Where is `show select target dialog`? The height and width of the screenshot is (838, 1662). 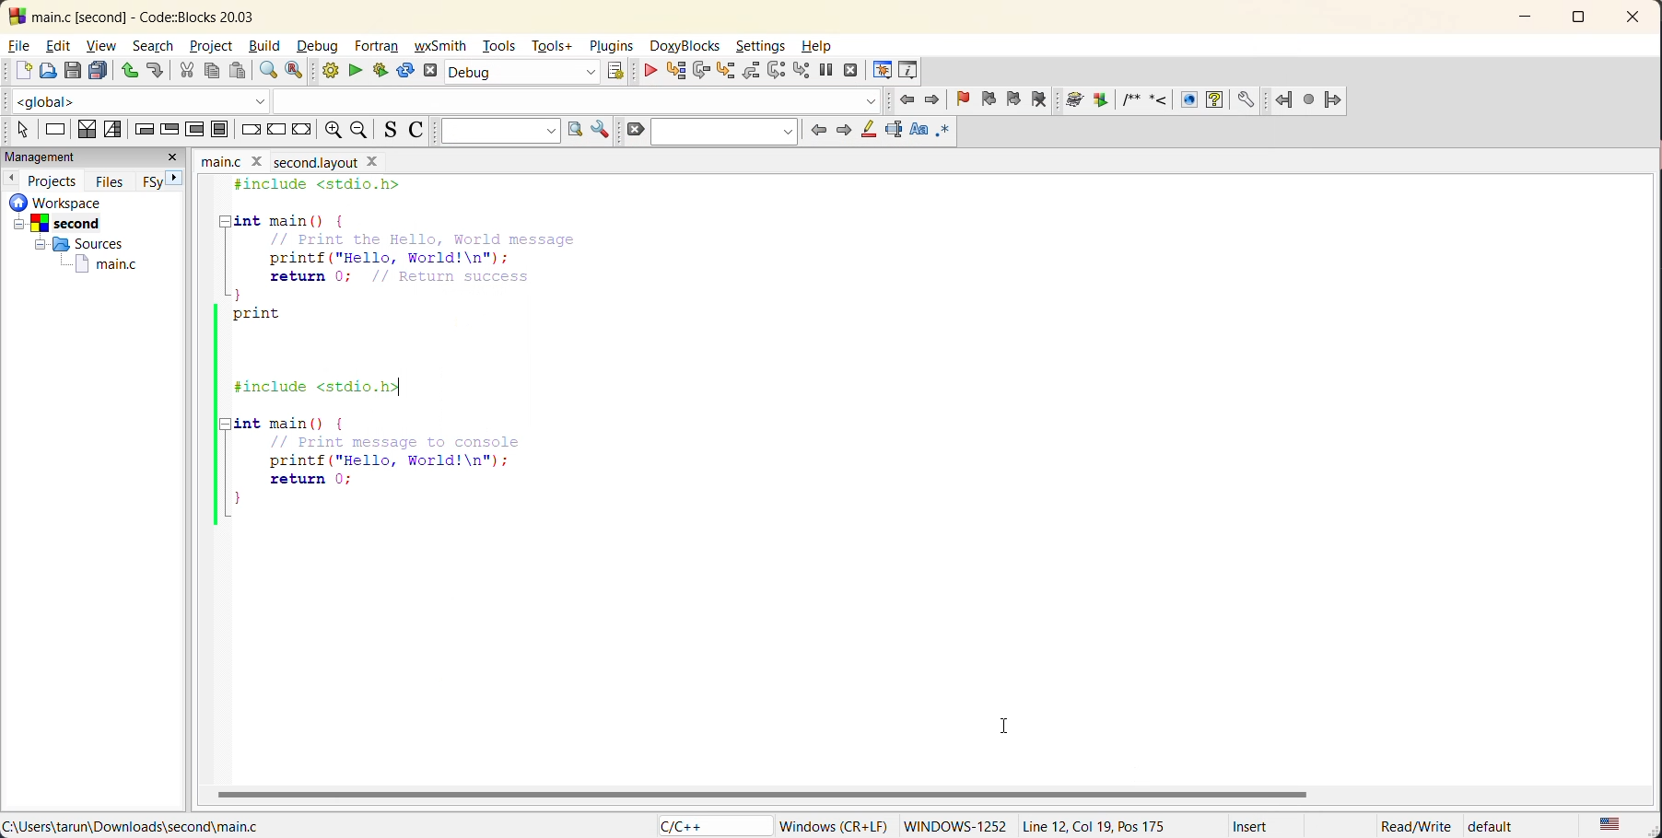 show select target dialog is located at coordinates (619, 70).